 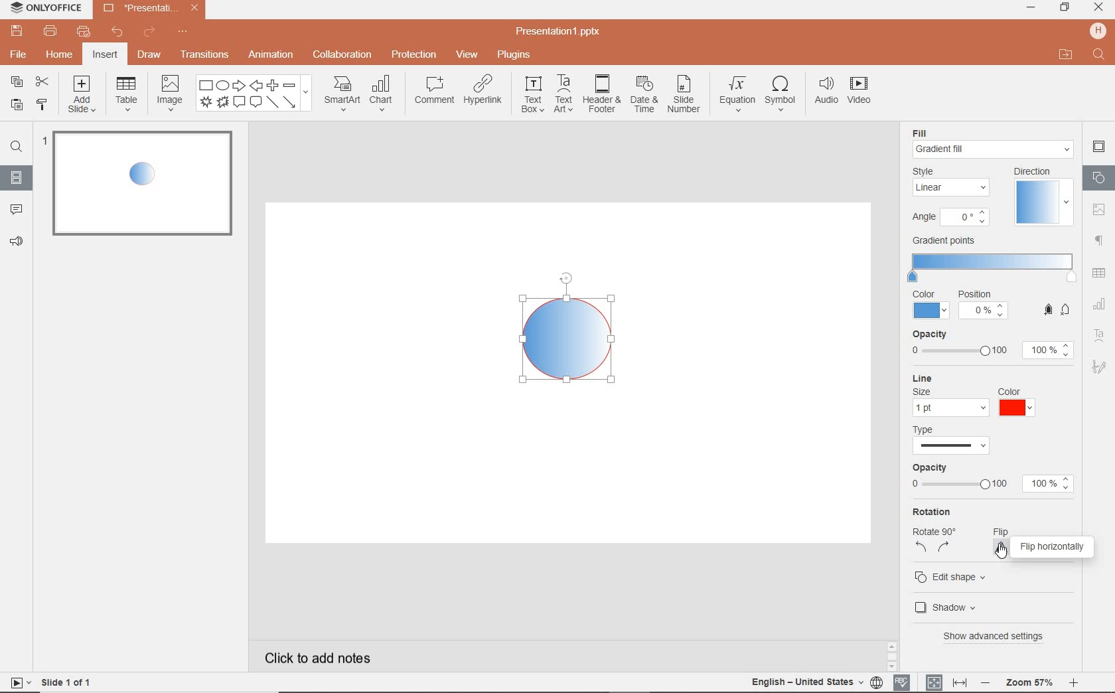 I want to click on text input, so click(x=1099, y=56).